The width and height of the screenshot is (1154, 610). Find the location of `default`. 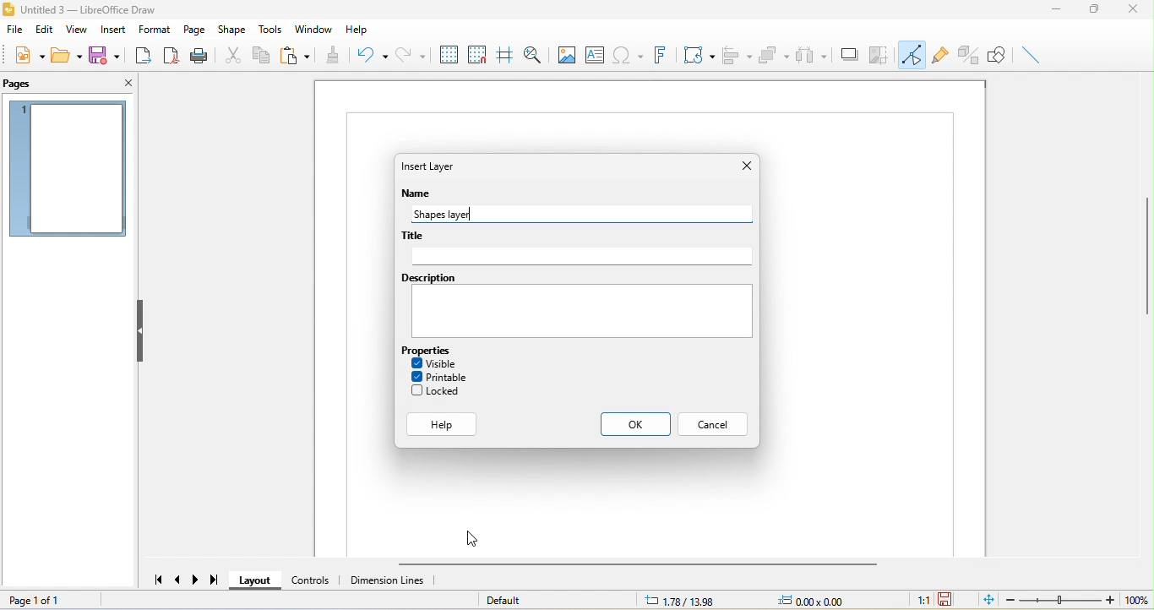

default is located at coordinates (525, 600).